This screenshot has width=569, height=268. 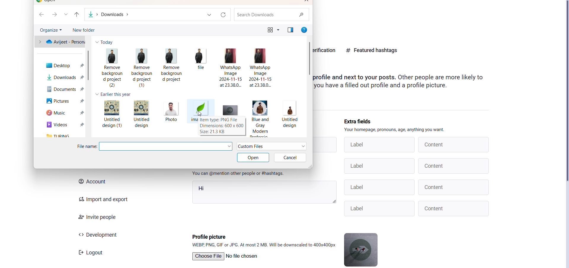 What do you see at coordinates (92, 253) in the screenshot?
I see `Logout` at bounding box center [92, 253].